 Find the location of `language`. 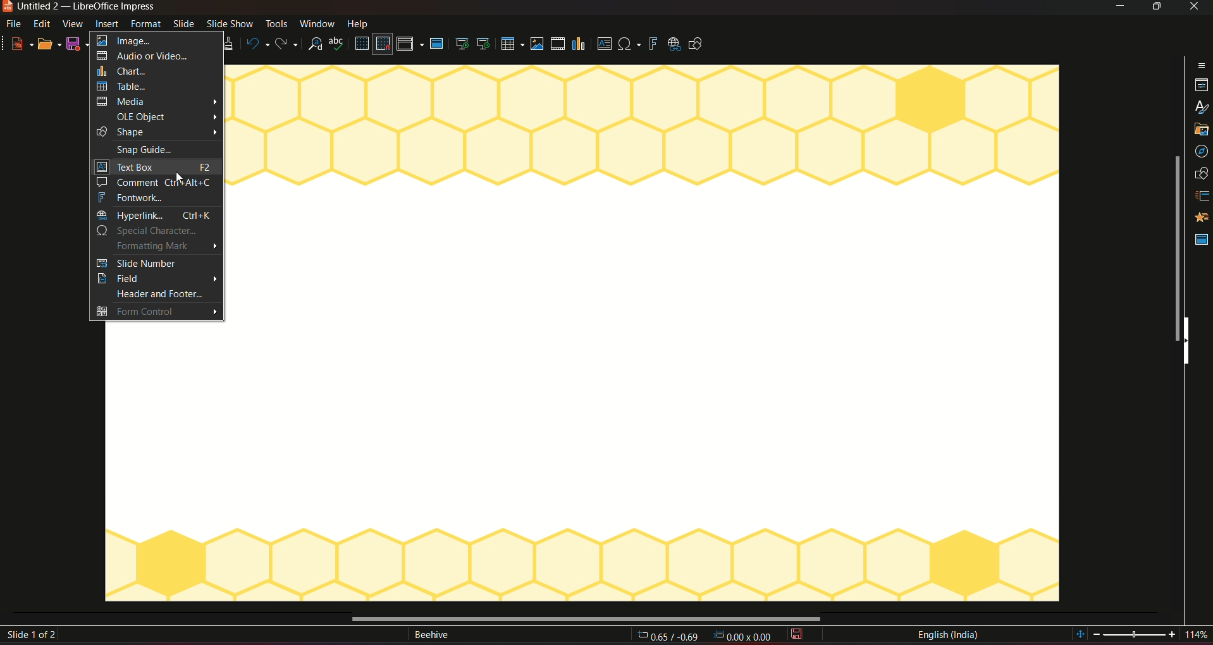

language is located at coordinates (947, 635).